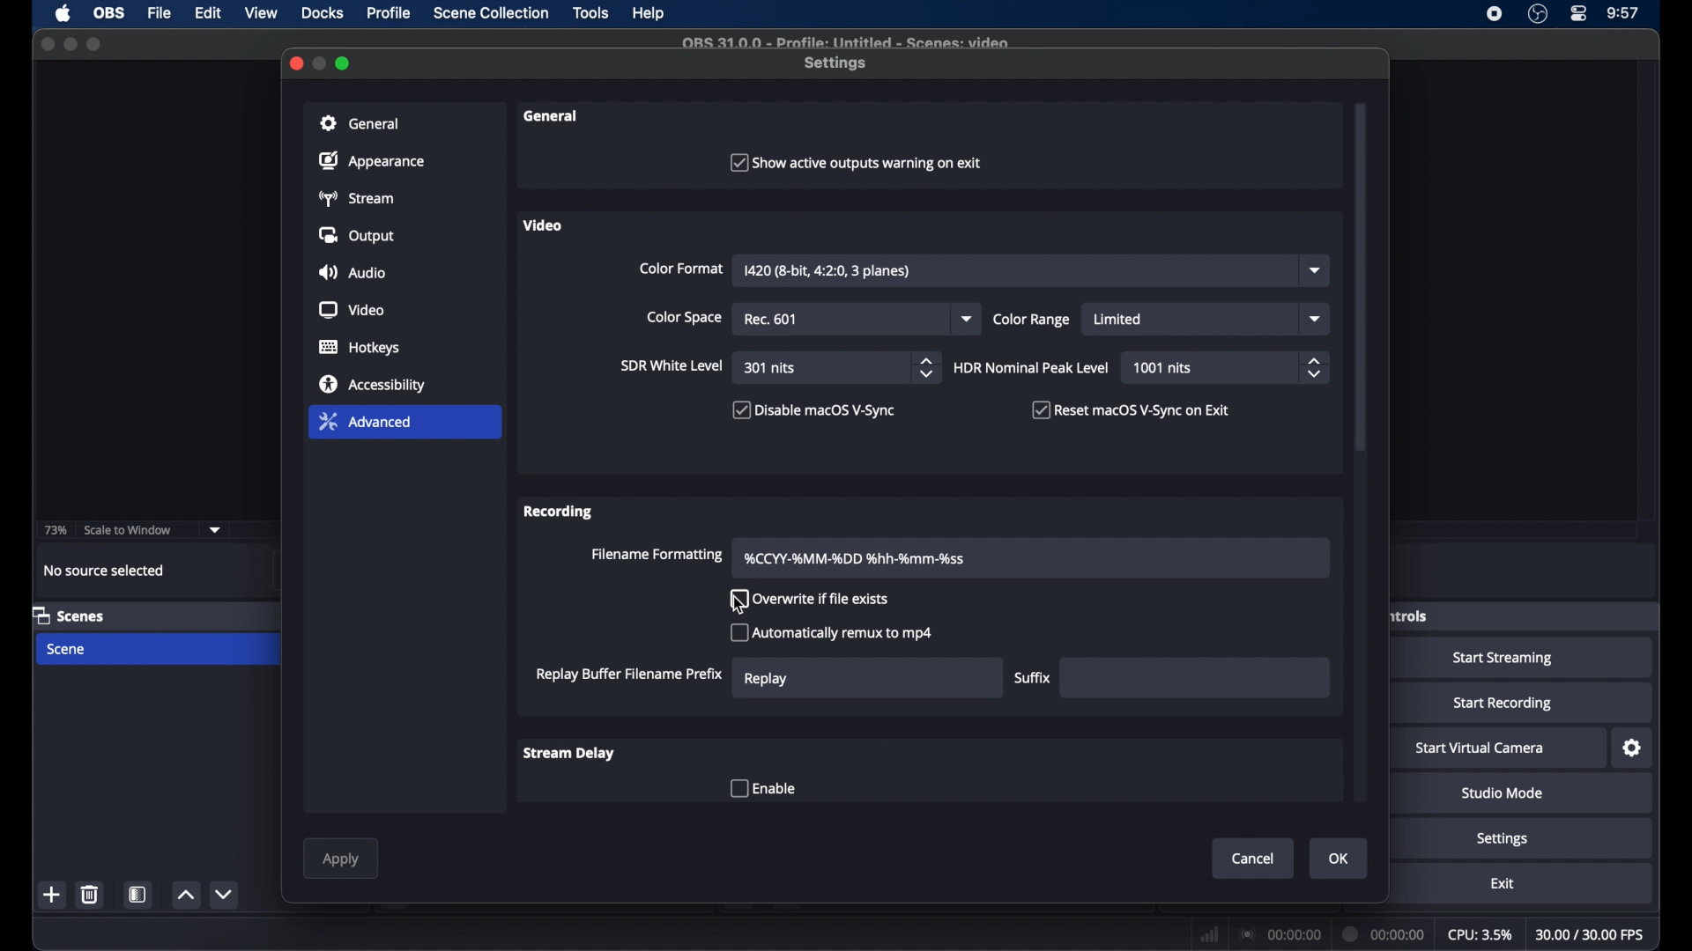 Image resolution: width=1692 pixels, height=951 pixels. What do you see at coordinates (70, 615) in the screenshot?
I see `scenes` at bounding box center [70, 615].